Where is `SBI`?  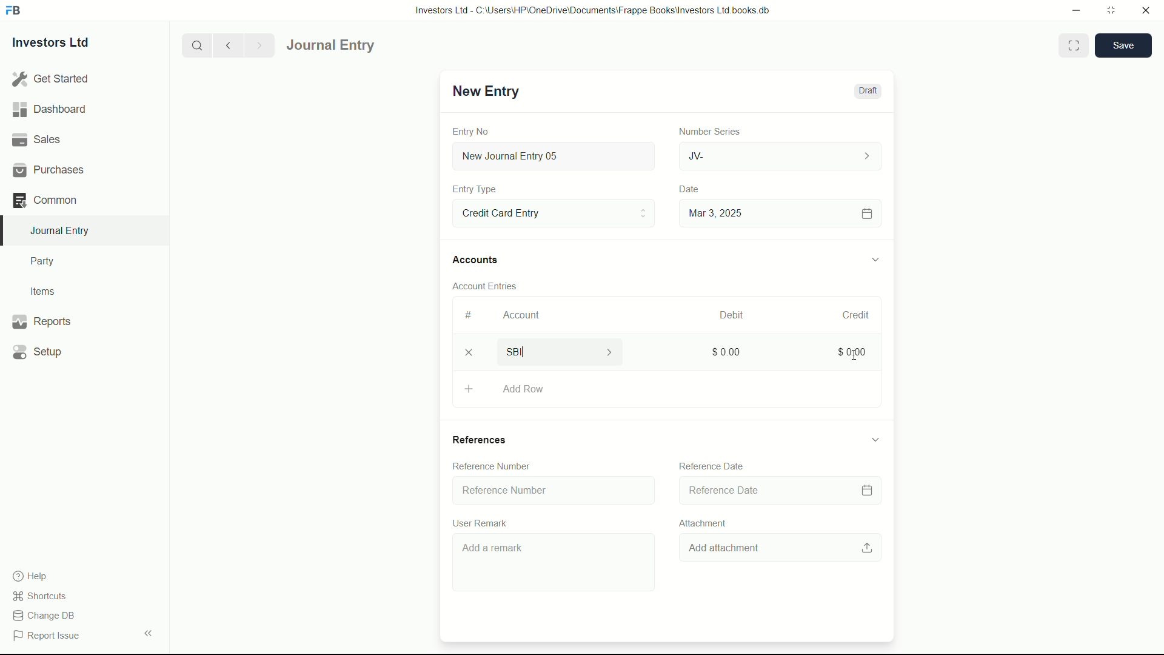 SBI is located at coordinates (567, 351).